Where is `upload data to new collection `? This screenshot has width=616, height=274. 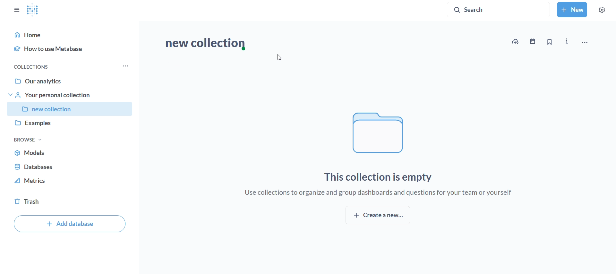
upload data to new collection  is located at coordinates (515, 42).